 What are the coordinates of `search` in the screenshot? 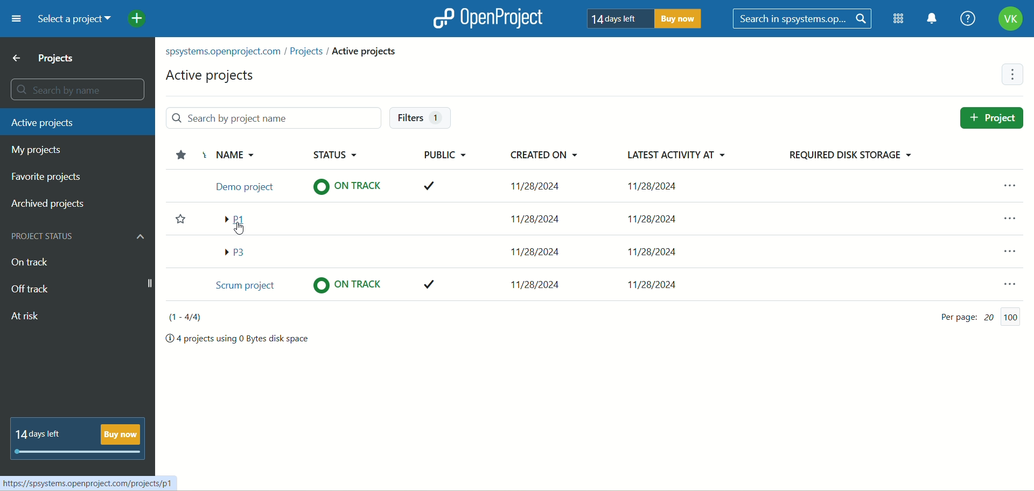 It's located at (79, 89).